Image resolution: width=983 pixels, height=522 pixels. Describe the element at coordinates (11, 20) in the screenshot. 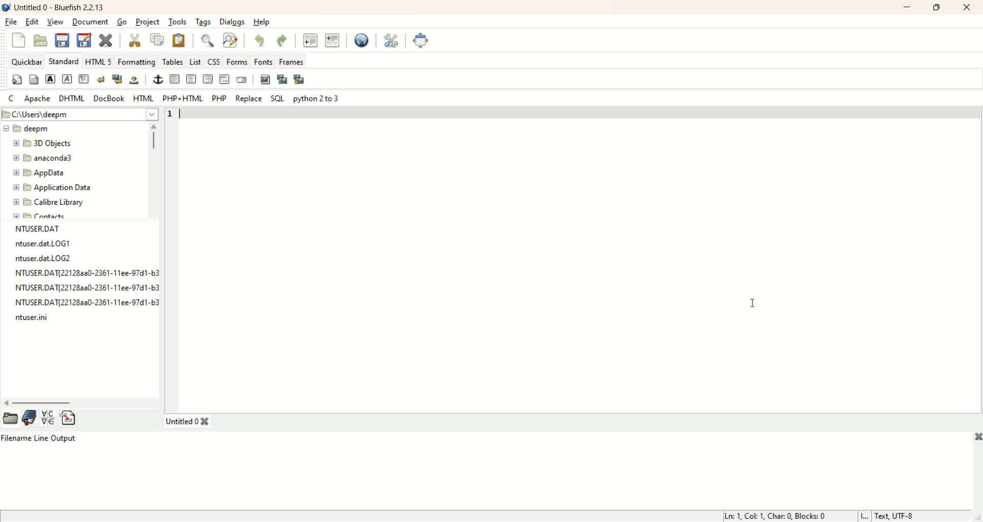

I see `file` at that location.